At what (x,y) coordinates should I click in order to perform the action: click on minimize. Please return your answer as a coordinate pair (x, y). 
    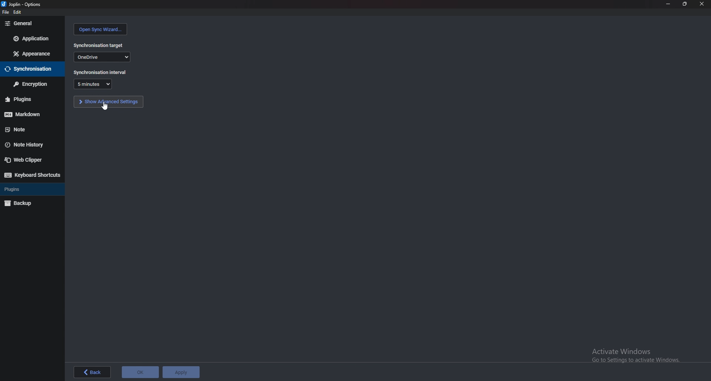
    Looking at the image, I should click on (668, 4).